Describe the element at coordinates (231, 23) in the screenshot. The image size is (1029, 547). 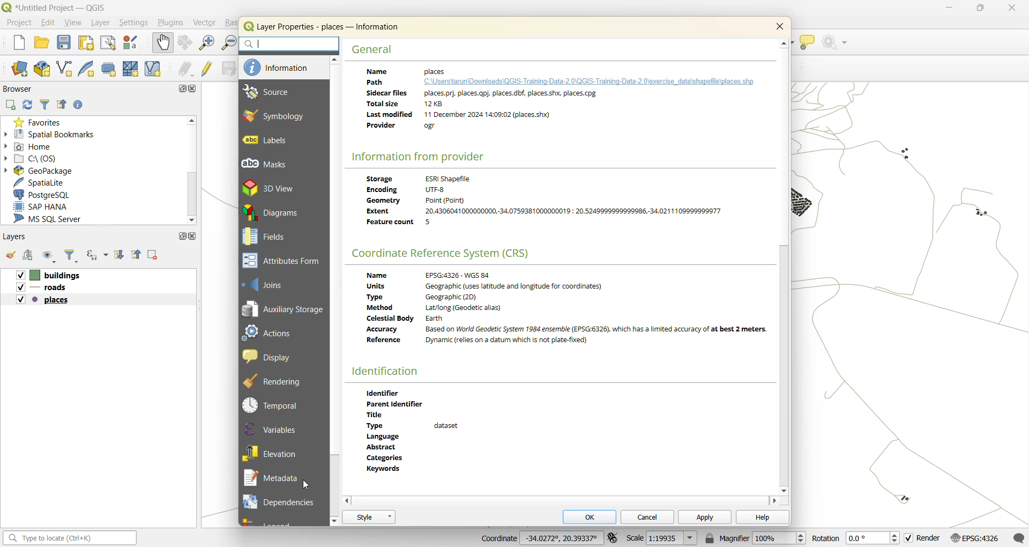
I see `raster` at that location.